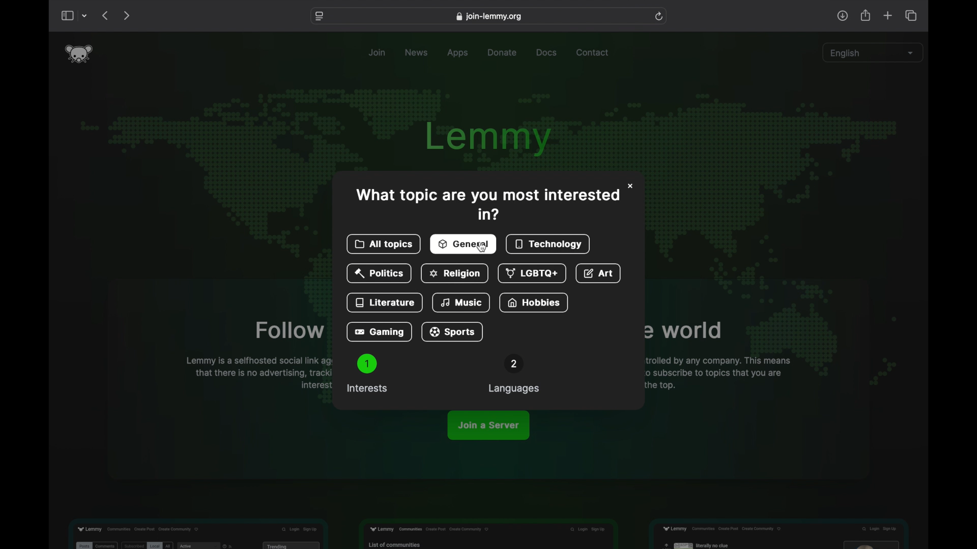 The image size is (977, 549). I want to click on feature preview, so click(779, 531).